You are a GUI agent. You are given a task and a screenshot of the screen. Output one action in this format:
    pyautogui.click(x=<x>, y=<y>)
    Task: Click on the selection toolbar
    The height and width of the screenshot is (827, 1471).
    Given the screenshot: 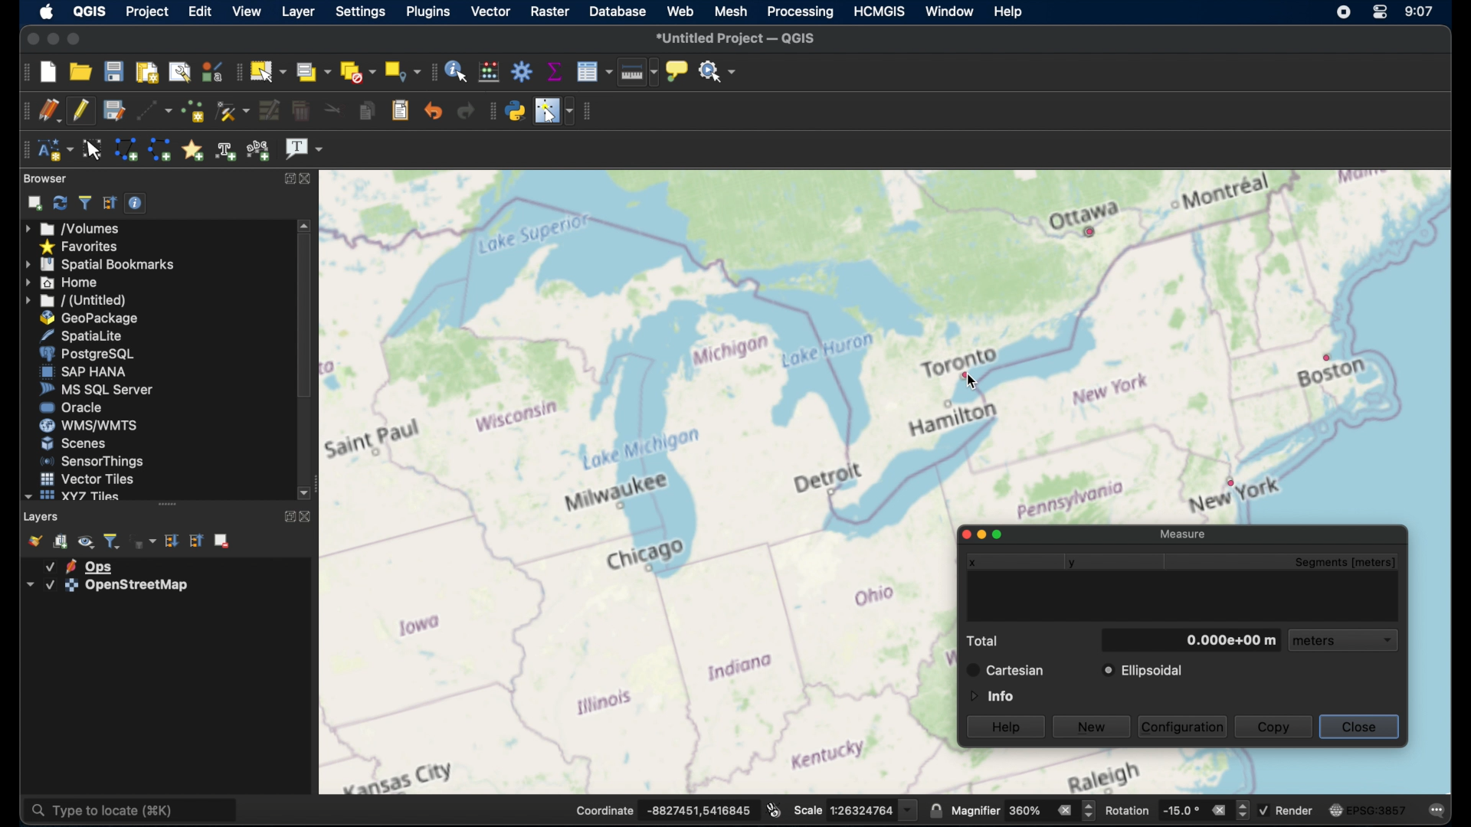 What is the action you would take?
    pyautogui.click(x=239, y=70)
    